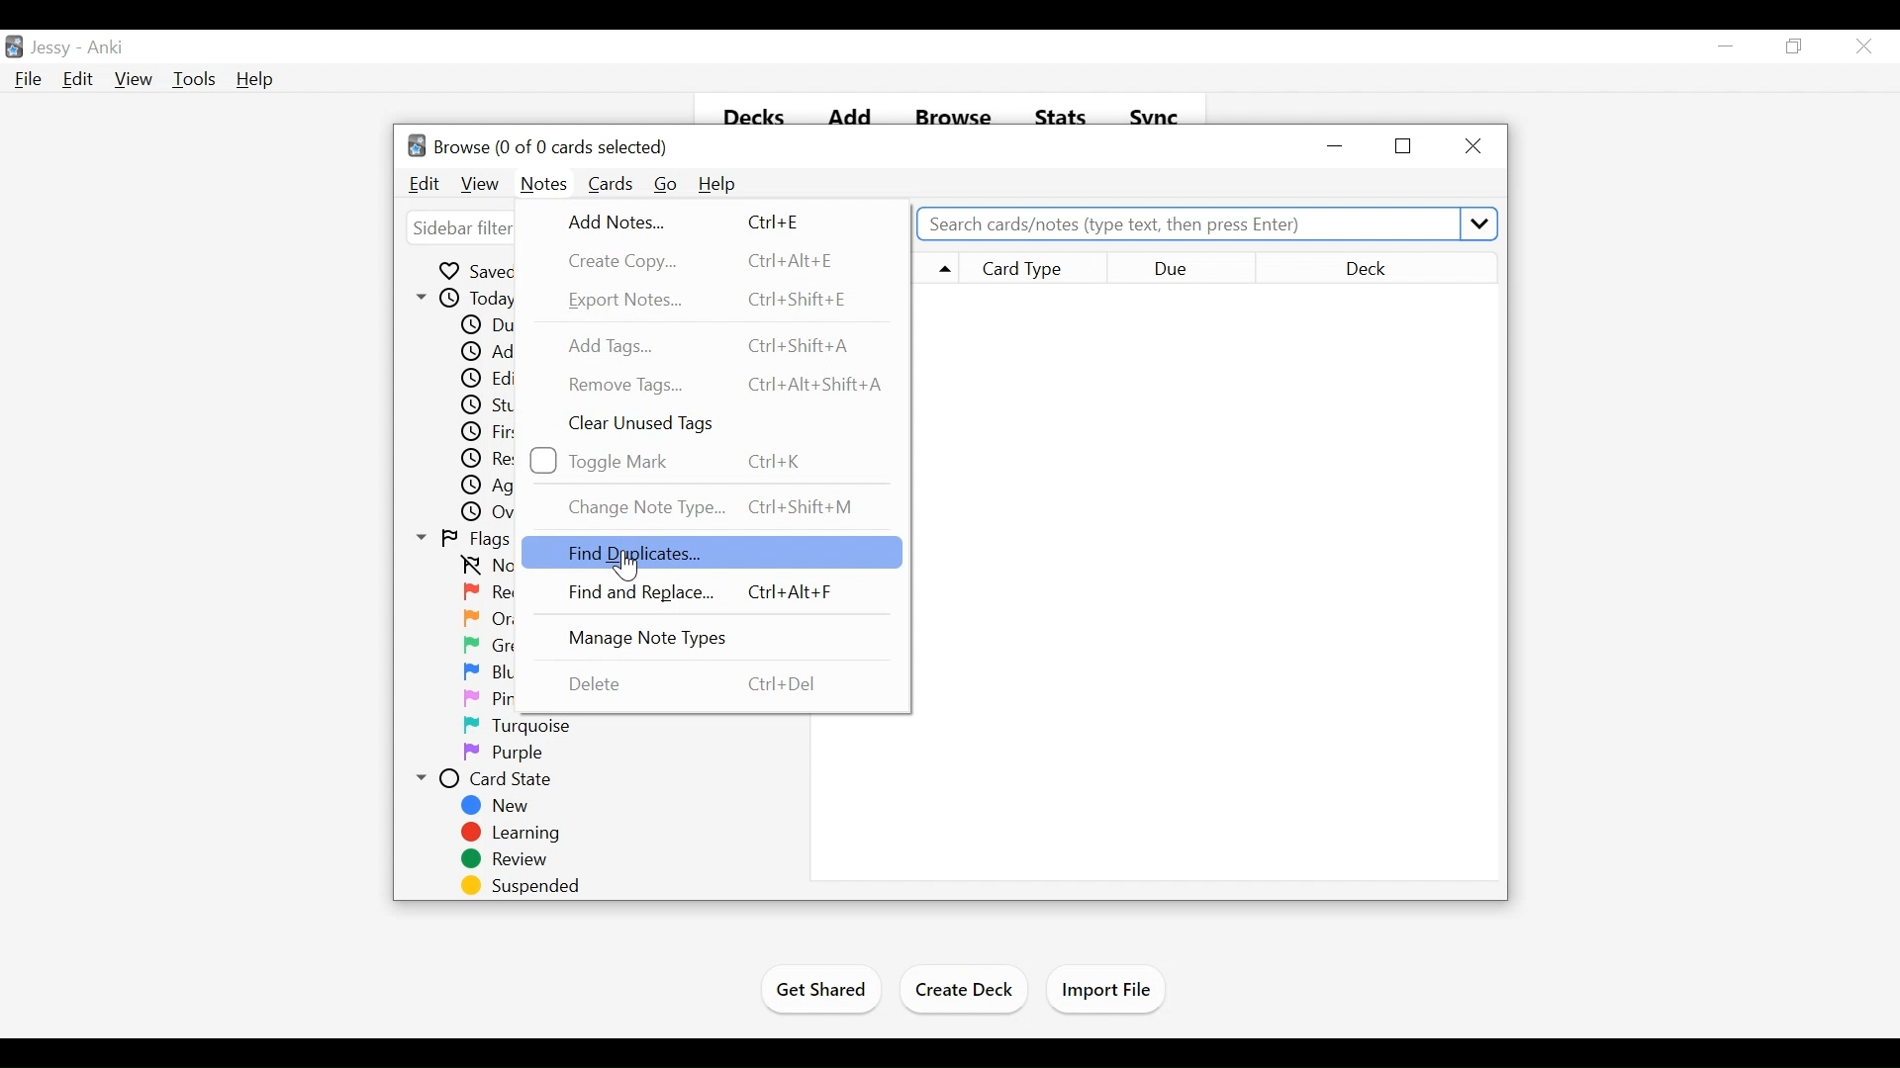 The image size is (1900, 1068). I want to click on Export Notes, so click(714, 300).